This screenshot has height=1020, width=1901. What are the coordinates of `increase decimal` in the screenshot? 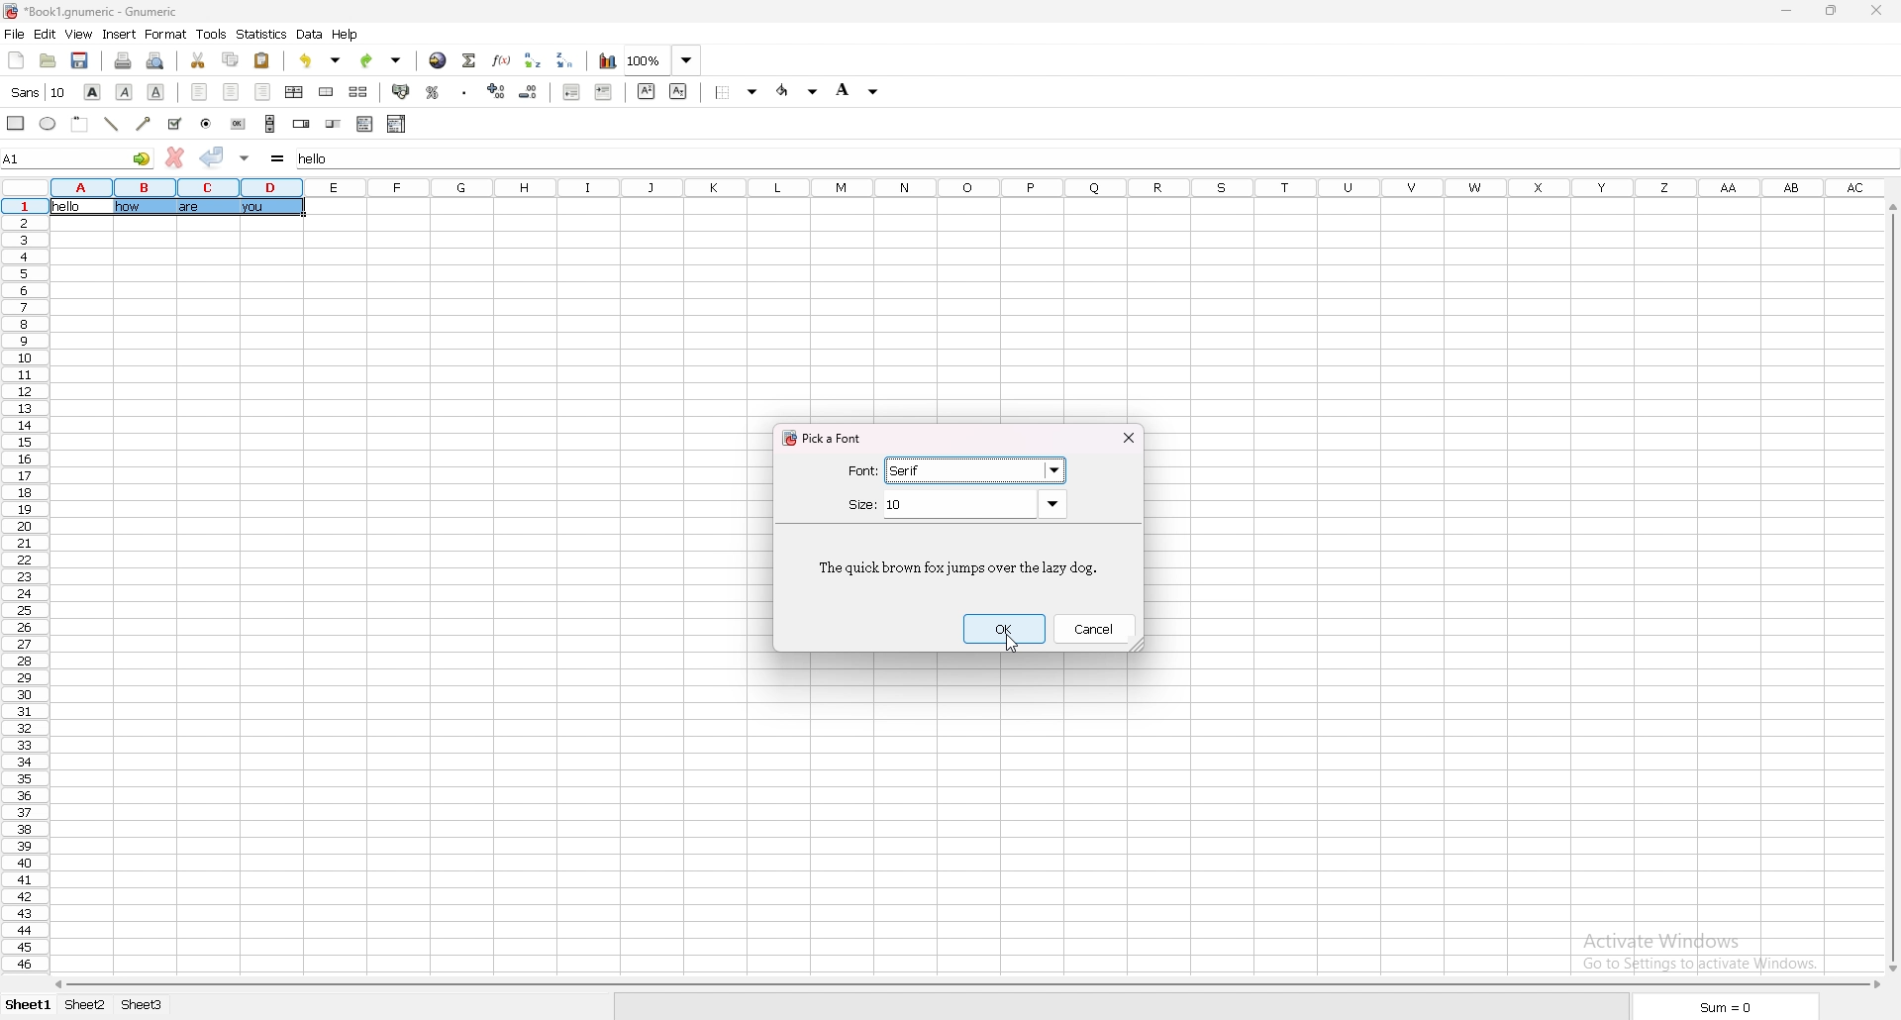 It's located at (498, 91).